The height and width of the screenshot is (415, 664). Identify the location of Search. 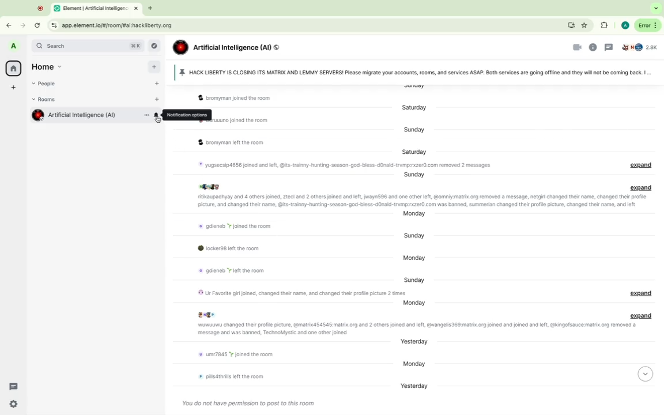
(88, 47).